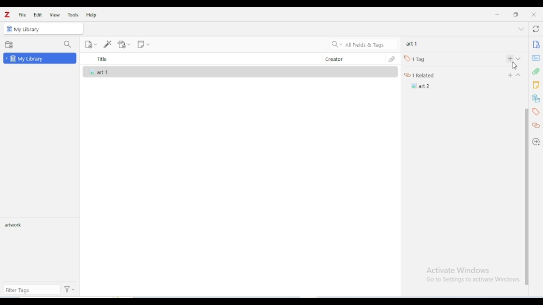  Describe the element at coordinates (15, 225) in the screenshot. I see `artwork` at that location.